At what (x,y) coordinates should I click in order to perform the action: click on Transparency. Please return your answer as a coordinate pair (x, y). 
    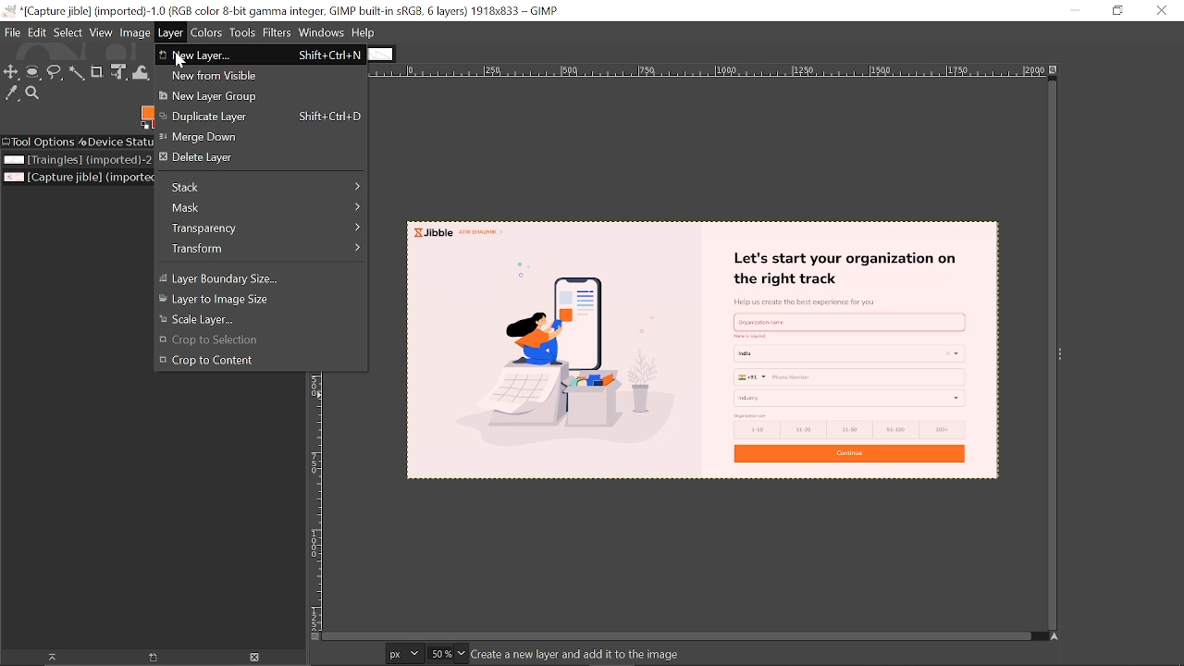
    Looking at the image, I should click on (264, 228).